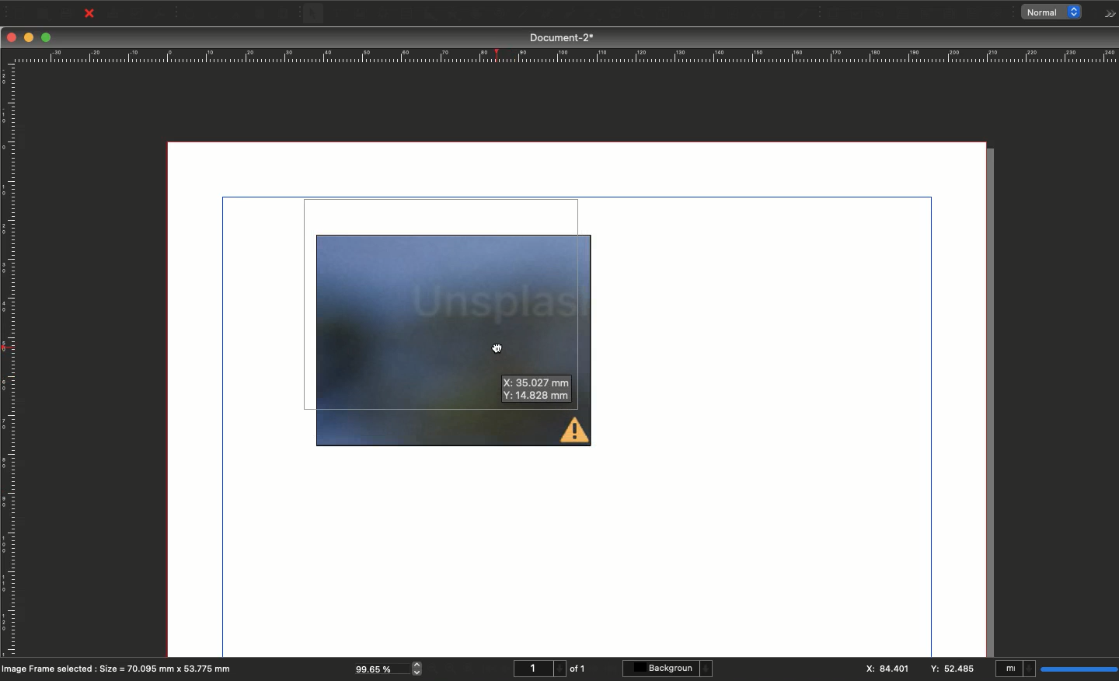 The width and height of the screenshot is (1119, 681). What do you see at coordinates (47, 39) in the screenshot?
I see `Maximize` at bounding box center [47, 39].